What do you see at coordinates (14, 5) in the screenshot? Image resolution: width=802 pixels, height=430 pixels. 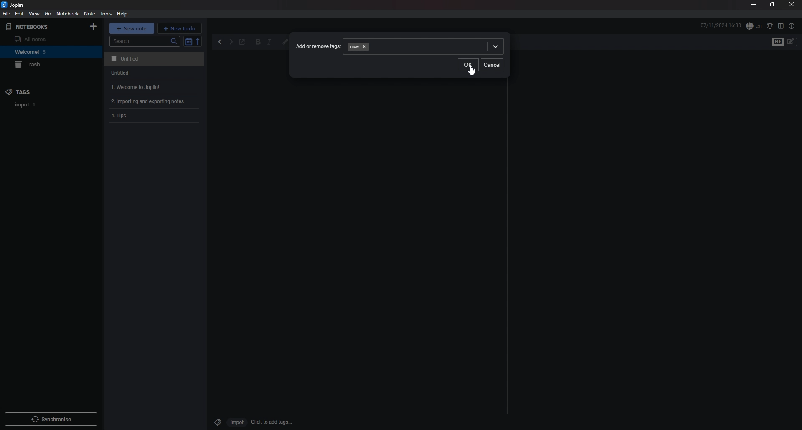 I see `joplin` at bounding box center [14, 5].